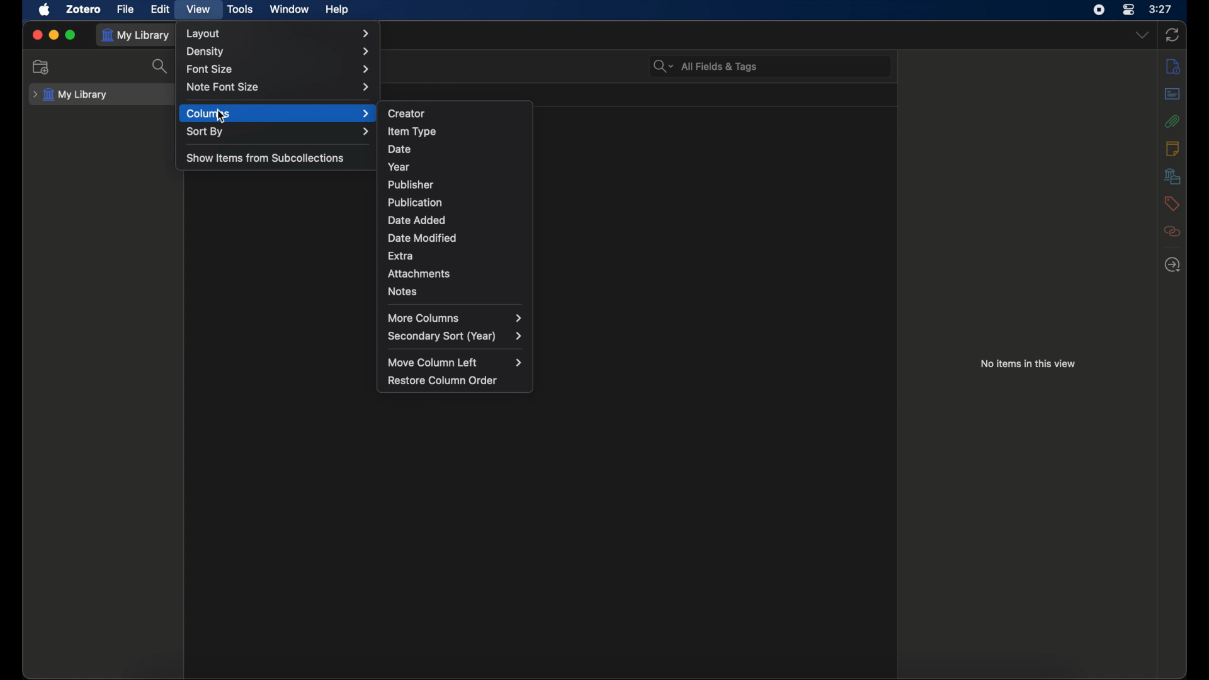 This screenshot has width=1209, height=680. I want to click on control center, so click(1128, 9).